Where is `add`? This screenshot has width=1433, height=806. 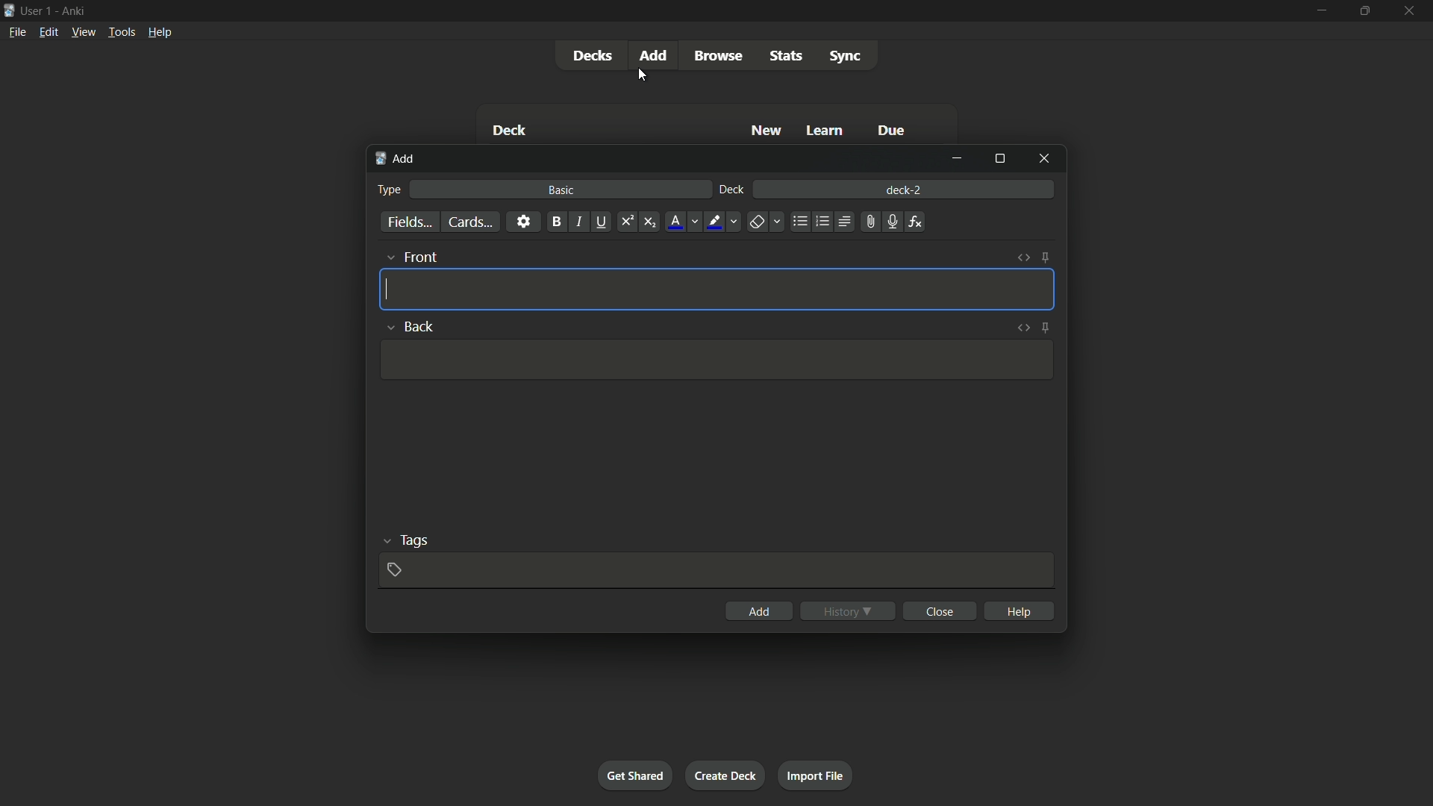 add is located at coordinates (652, 55).